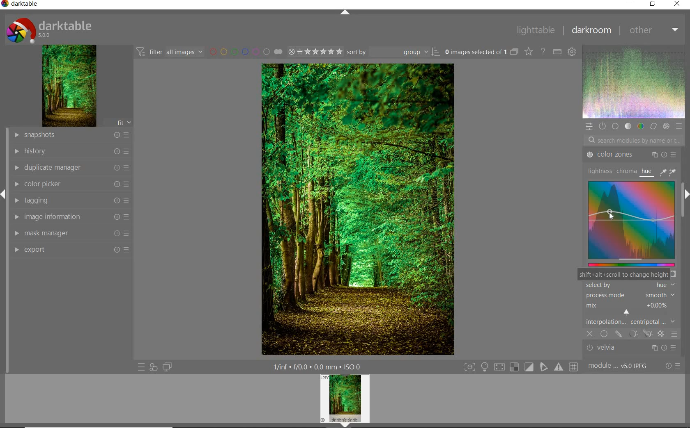  I want to click on color zones, so click(630, 155).